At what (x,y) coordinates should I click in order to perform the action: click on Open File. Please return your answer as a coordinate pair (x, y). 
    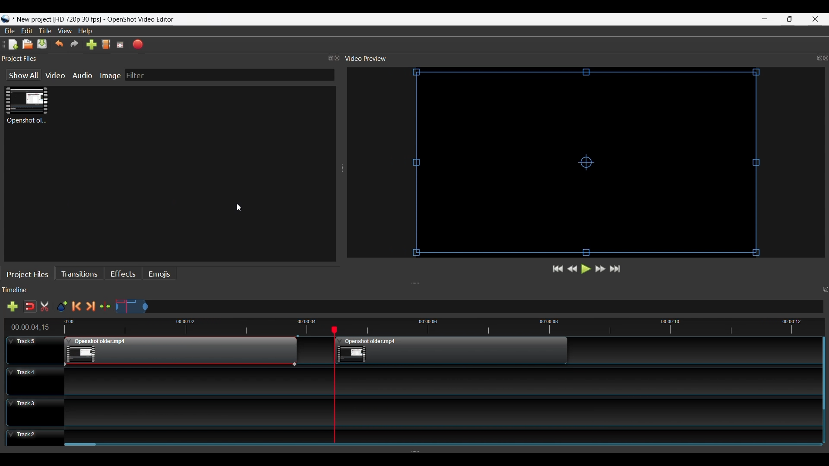
    Looking at the image, I should click on (27, 44).